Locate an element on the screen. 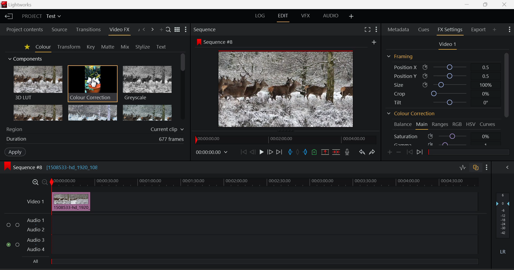  Show Settings is located at coordinates (510, 29).